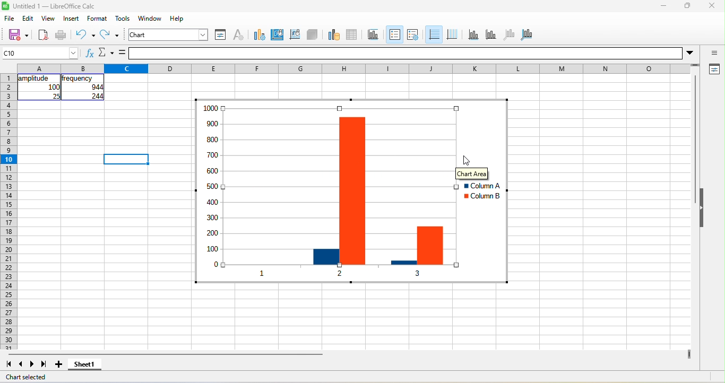 The image size is (725, 383). What do you see at coordinates (40, 53) in the screenshot?
I see `C10` at bounding box center [40, 53].